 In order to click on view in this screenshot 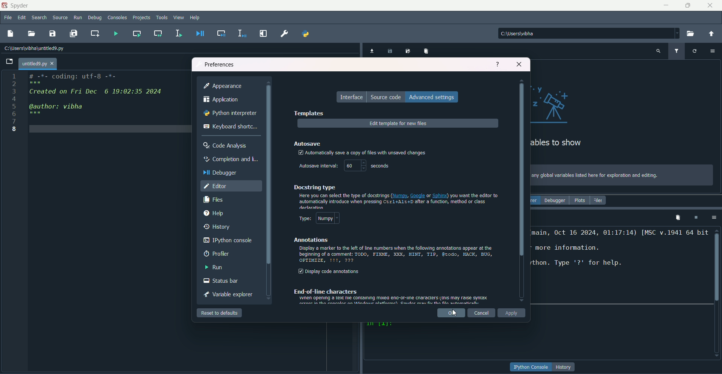, I will do `click(179, 17)`.